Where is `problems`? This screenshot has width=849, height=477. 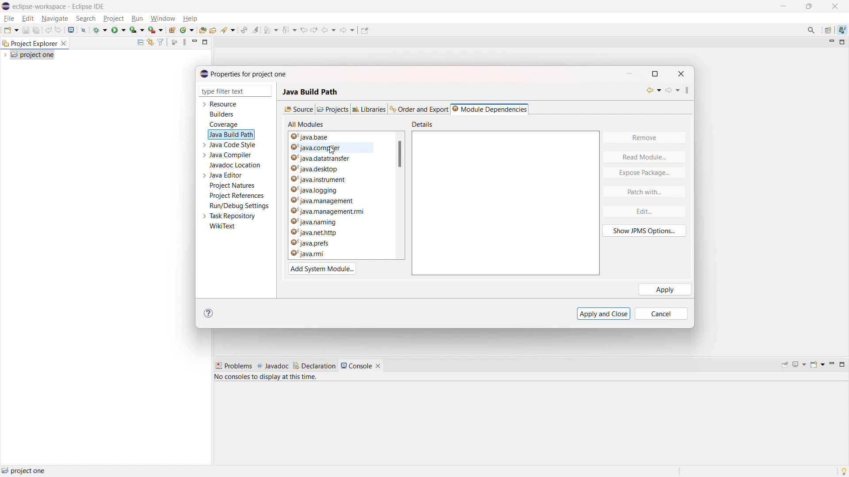 problems is located at coordinates (233, 366).